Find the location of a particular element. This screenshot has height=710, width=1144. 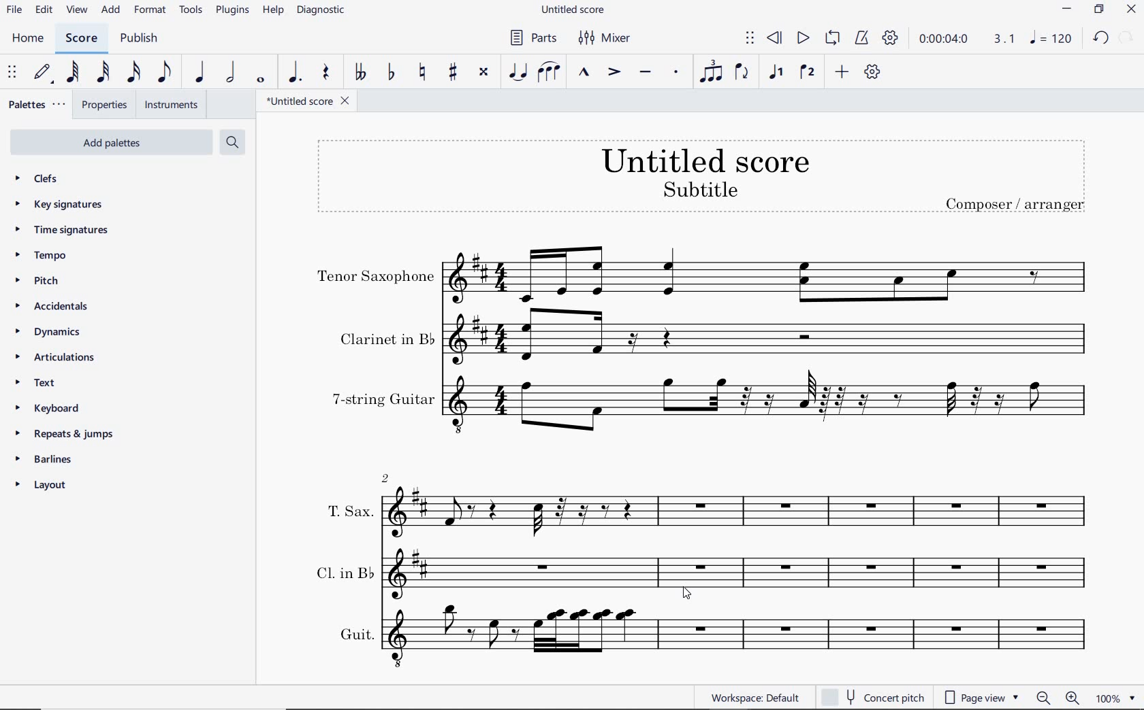

WHOLE NOTE is located at coordinates (260, 80).